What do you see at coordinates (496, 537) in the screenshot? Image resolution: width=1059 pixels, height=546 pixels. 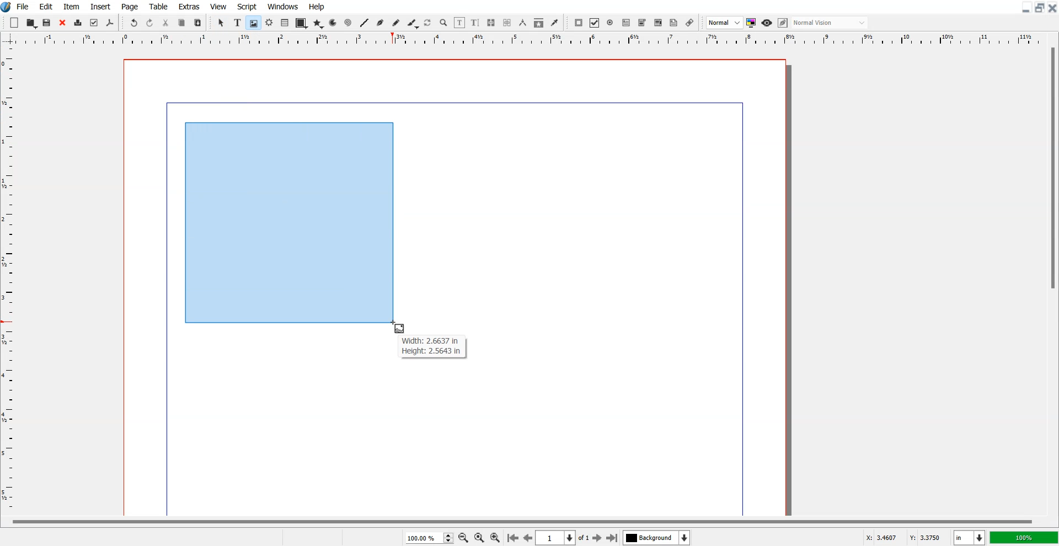 I see `Zoom In` at bounding box center [496, 537].